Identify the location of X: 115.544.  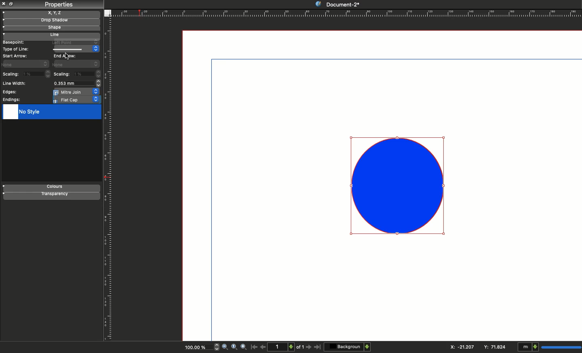
(460, 347).